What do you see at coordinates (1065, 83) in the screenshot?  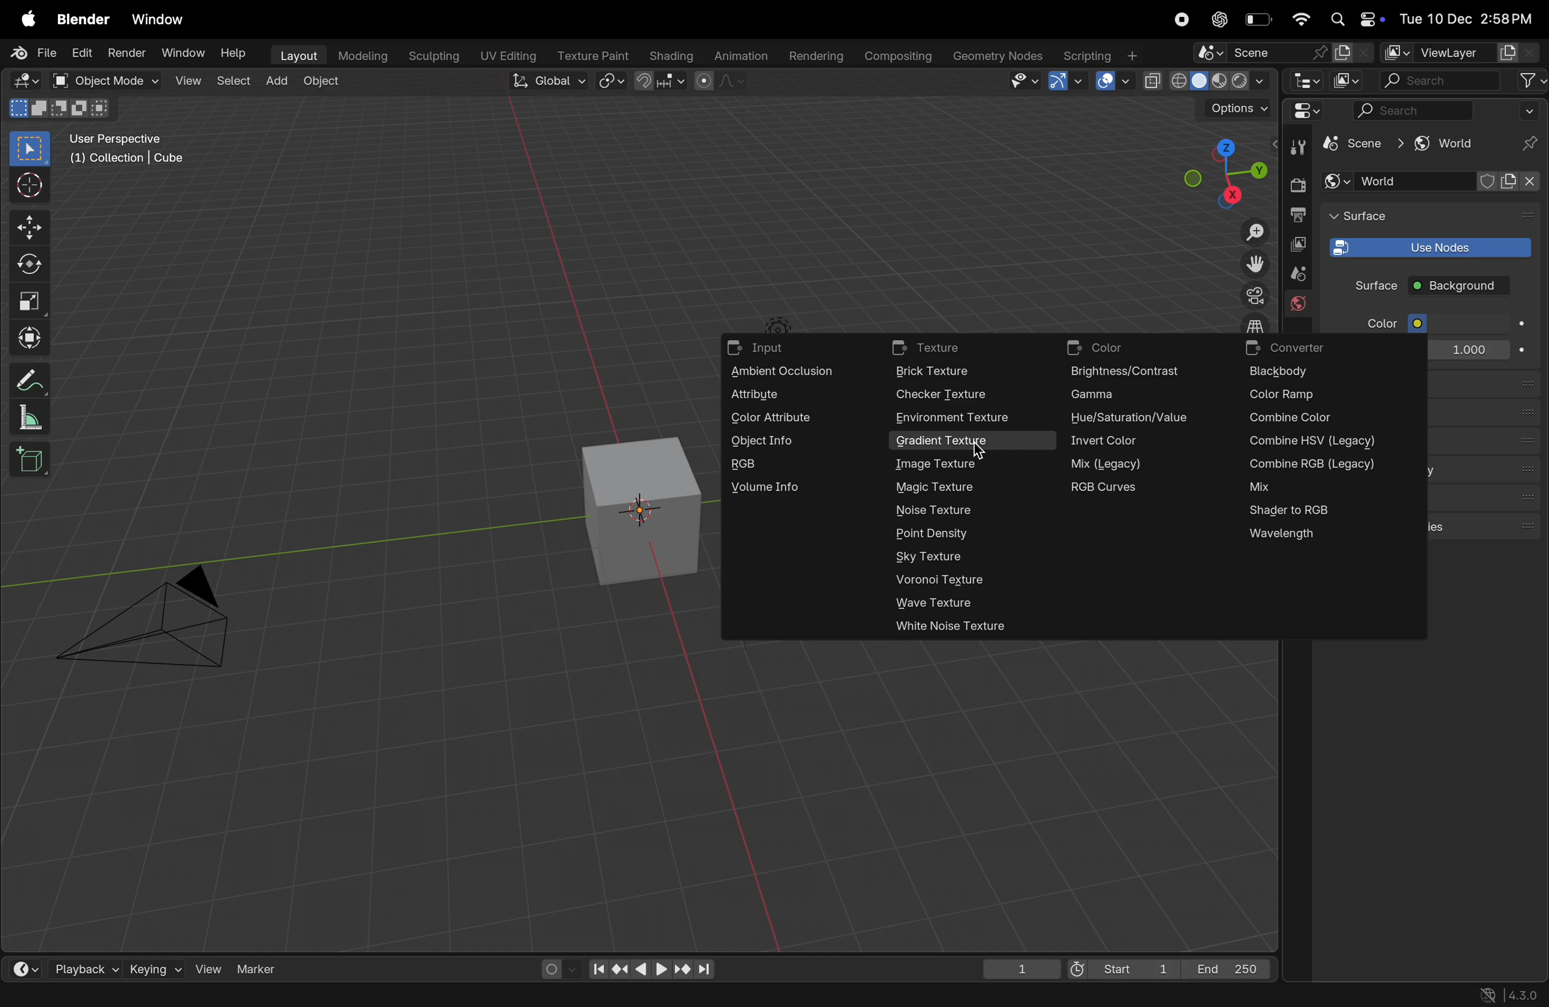 I see `Show Gimzo` at bounding box center [1065, 83].